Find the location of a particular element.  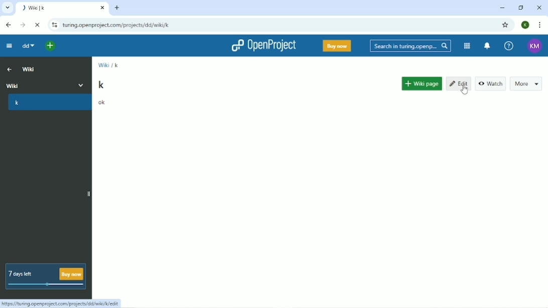

k is located at coordinates (17, 103).